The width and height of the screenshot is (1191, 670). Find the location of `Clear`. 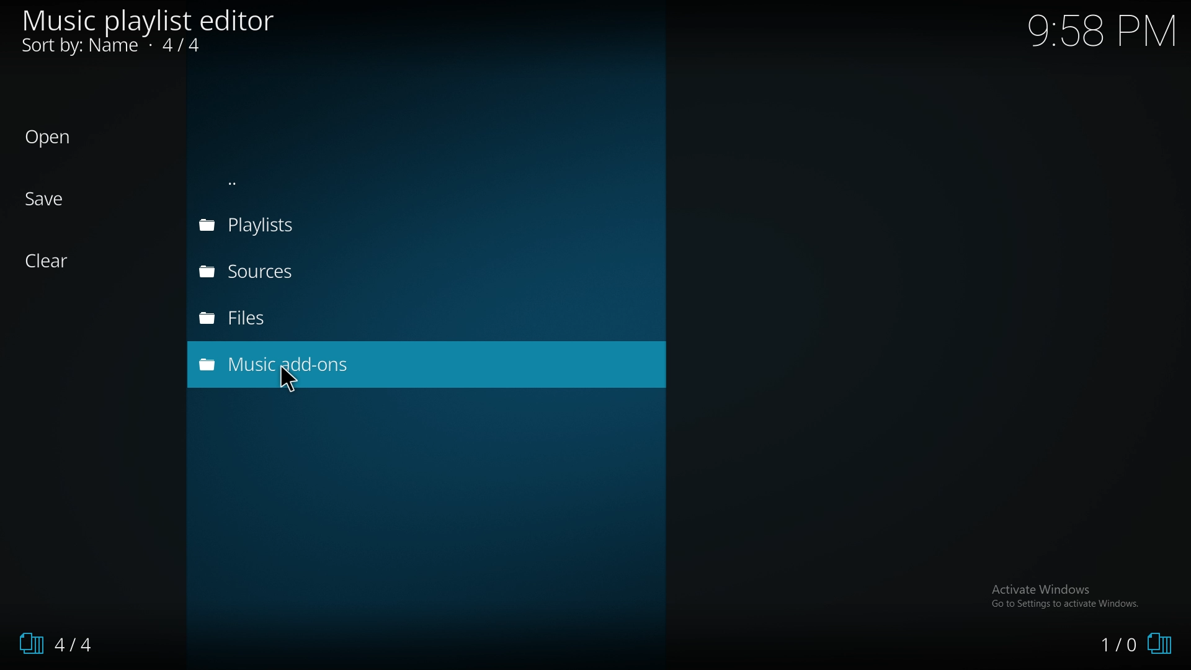

Clear is located at coordinates (48, 262).